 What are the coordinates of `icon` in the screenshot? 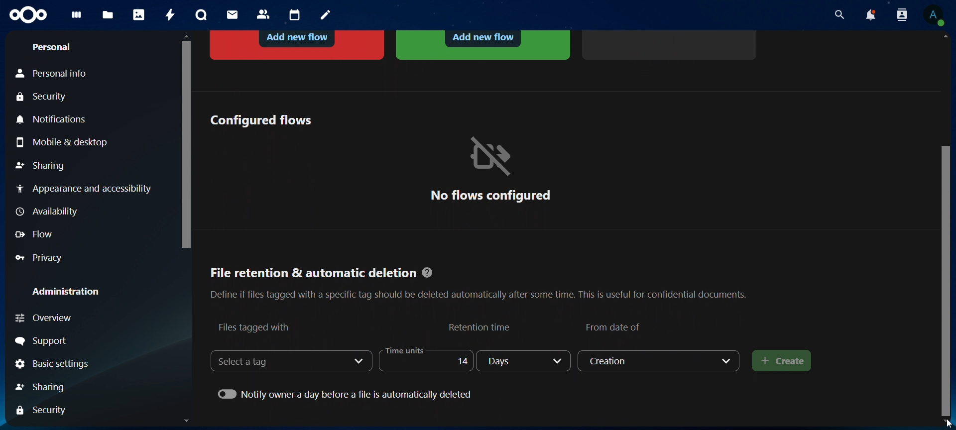 It's located at (29, 15).